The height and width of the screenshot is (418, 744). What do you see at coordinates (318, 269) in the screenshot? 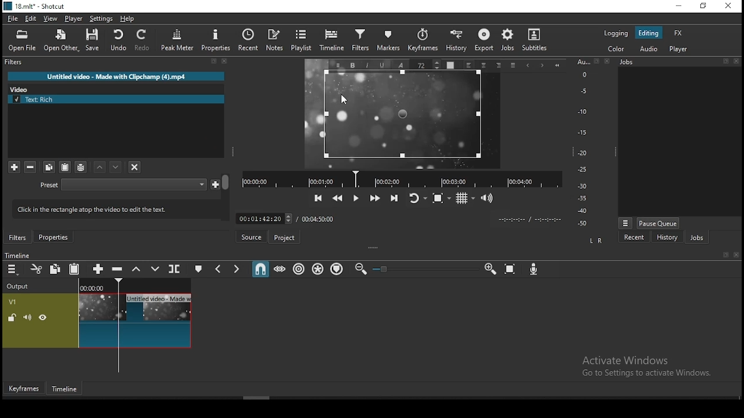
I see `ripple all tracks` at bounding box center [318, 269].